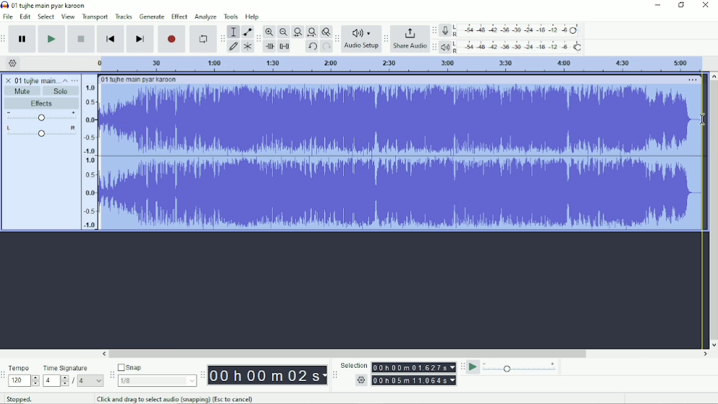 This screenshot has height=404, width=718. Describe the element at coordinates (247, 46) in the screenshot. I see `Multi-tool` at that location.